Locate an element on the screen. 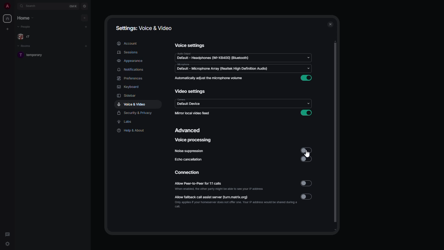  profile is located at coordinates (8, 6).